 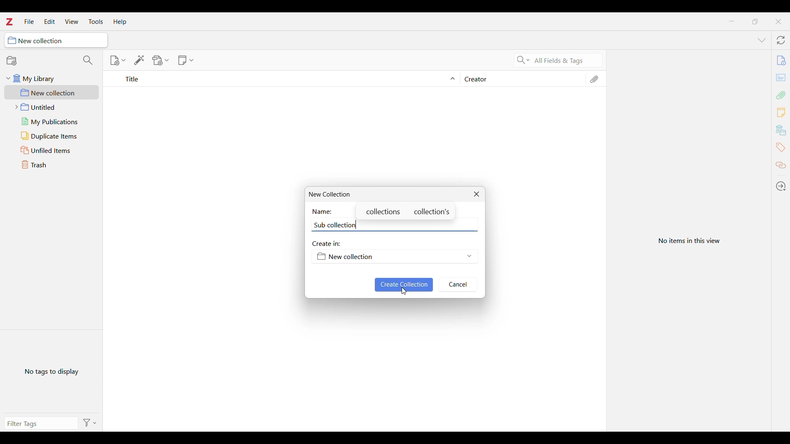 What do you see at coordinates (781, 166) in the screenshot?
I see `Related` at bounding box center [781, 166].